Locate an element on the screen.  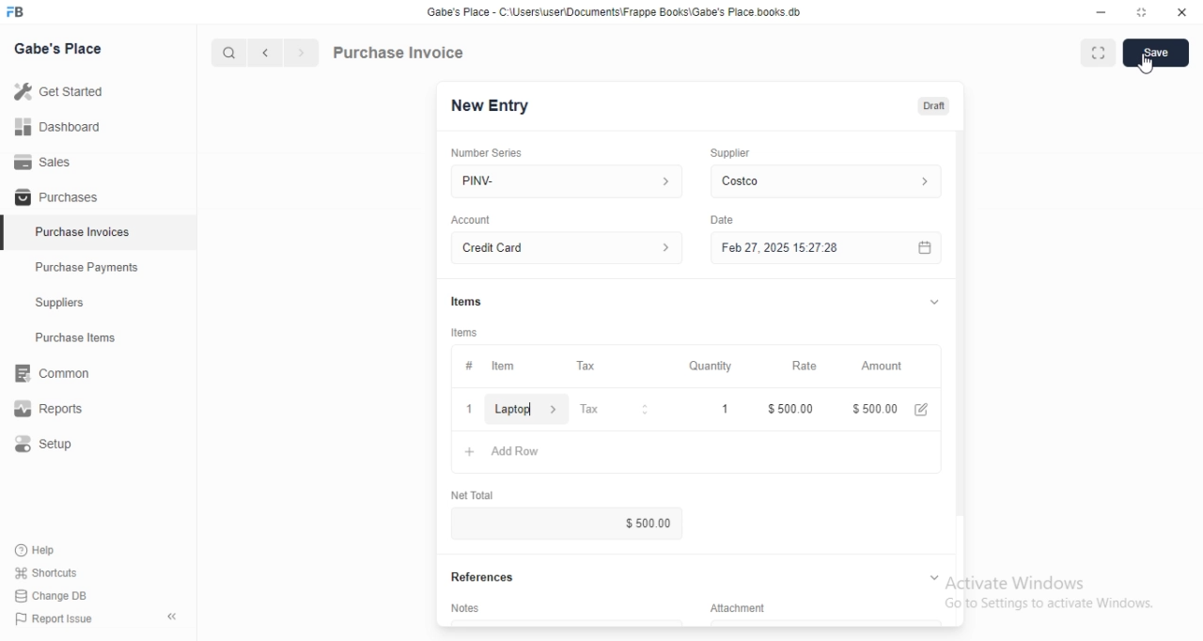
Change dimension is located at coordinates (1142, 12).